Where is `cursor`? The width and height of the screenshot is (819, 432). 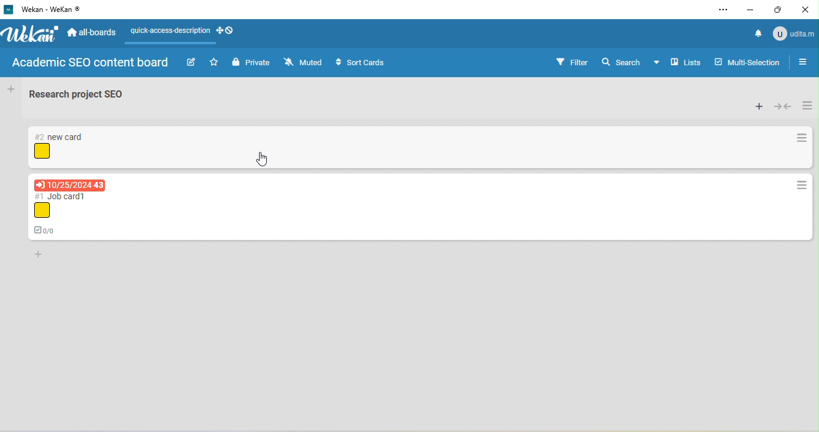 cursor is located at coordinates (263, 159).